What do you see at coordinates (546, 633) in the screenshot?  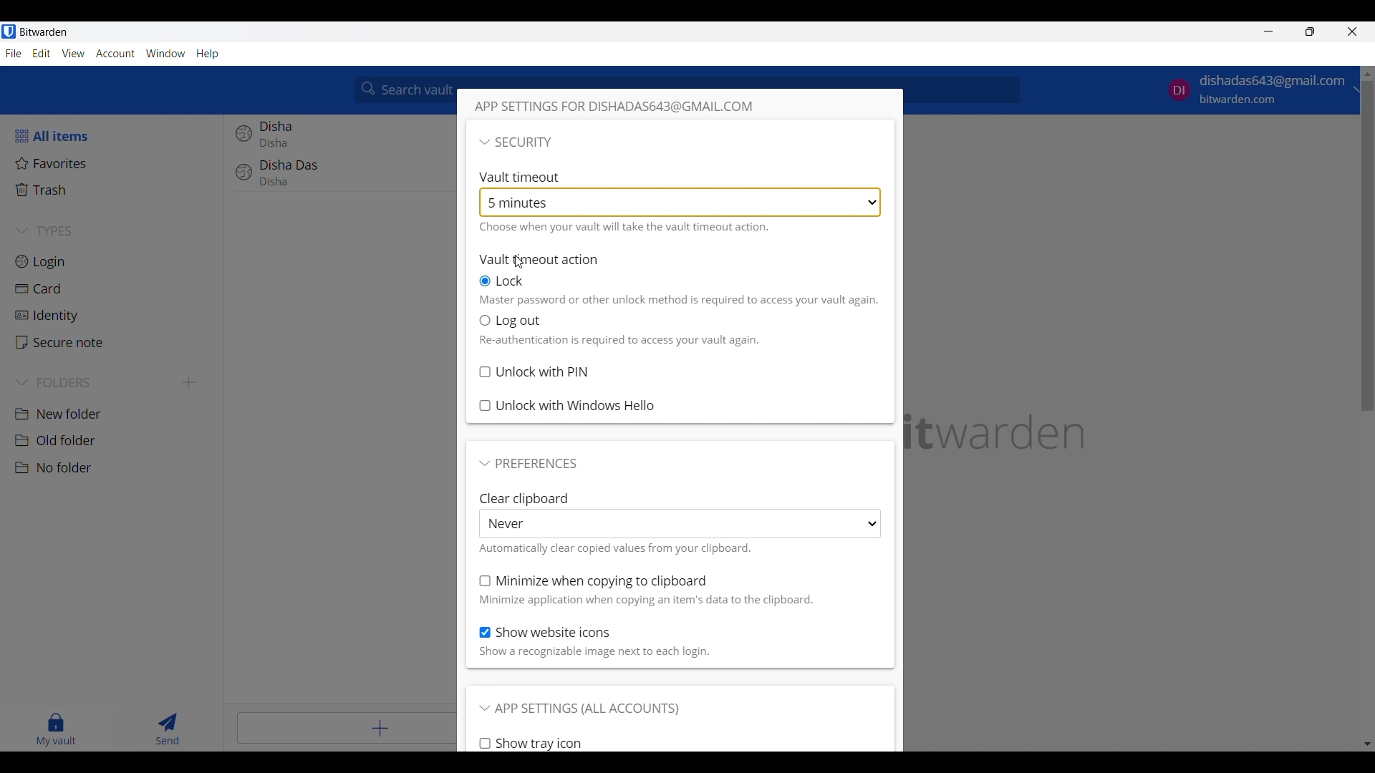 I see `Toggle for Show website icons` at bounding box center [546, 633].